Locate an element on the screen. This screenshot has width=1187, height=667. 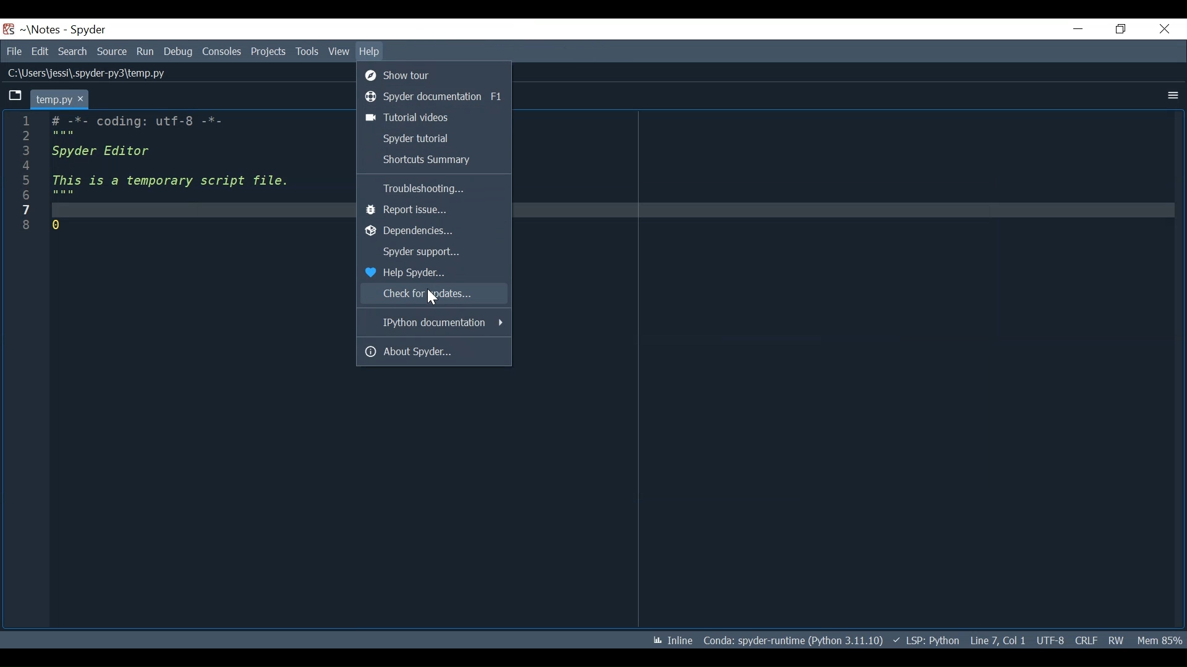
Restore is located at coordinates (1120, 28).